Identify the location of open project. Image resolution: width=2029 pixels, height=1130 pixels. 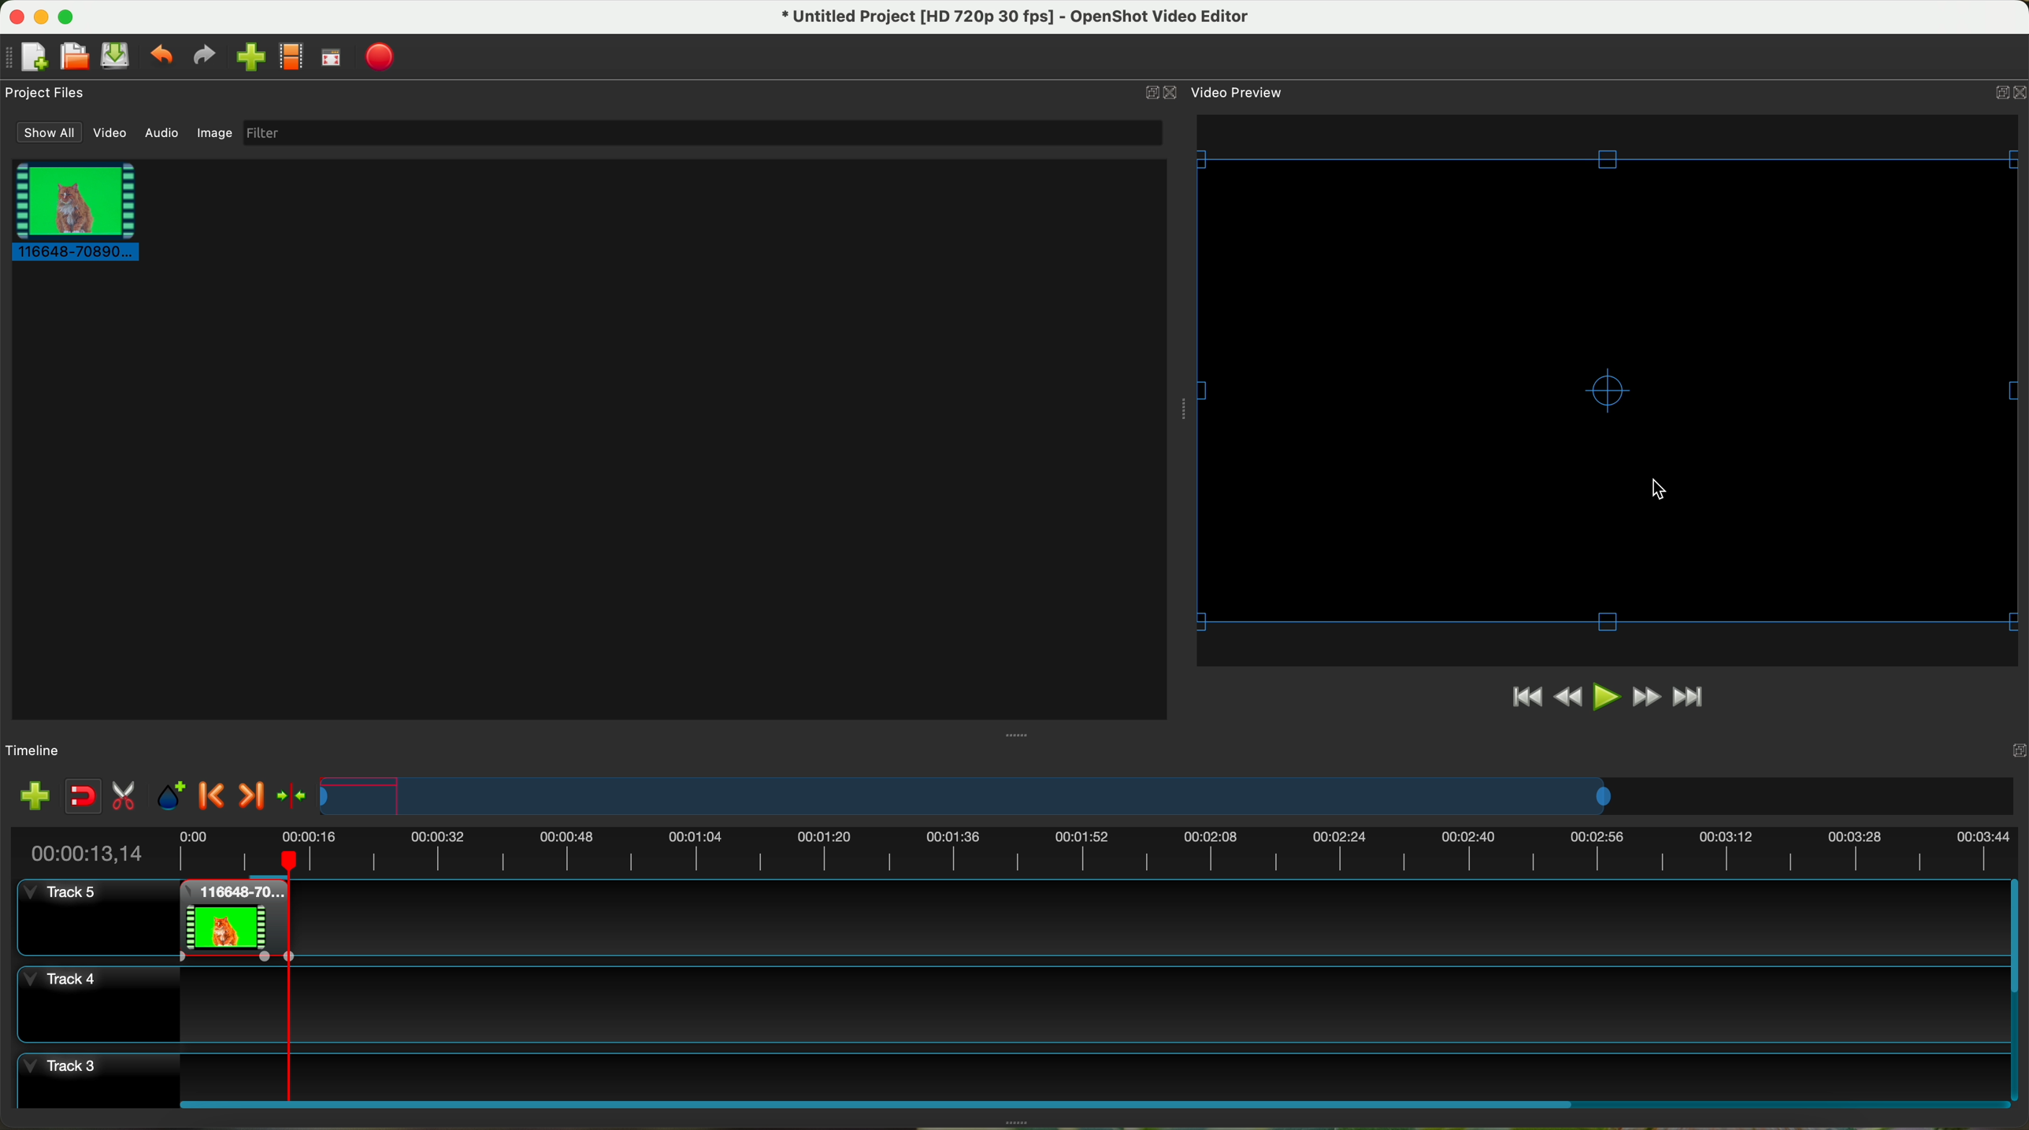
(76, 56).